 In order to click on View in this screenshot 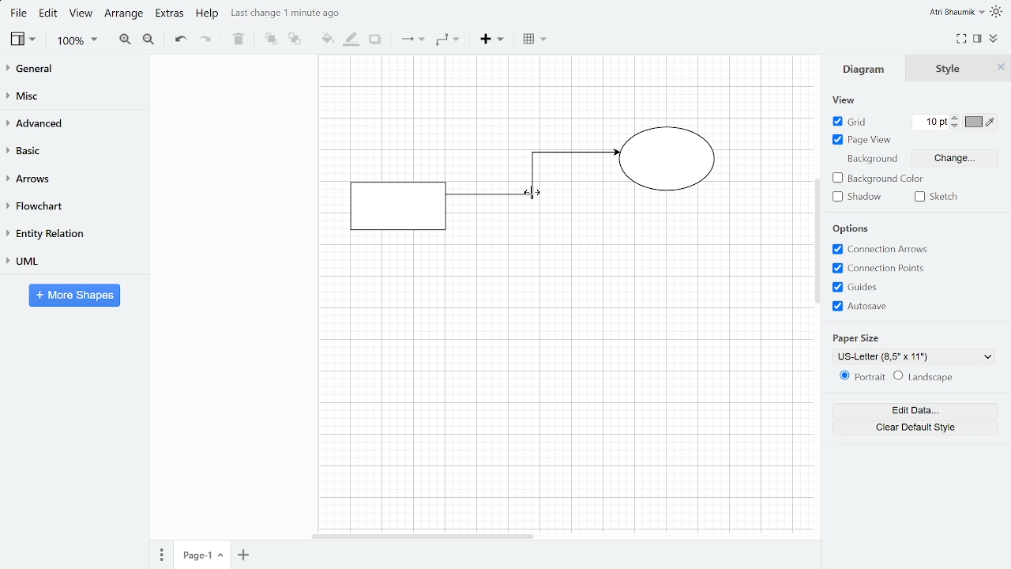, I will do `click(82, 15)`.